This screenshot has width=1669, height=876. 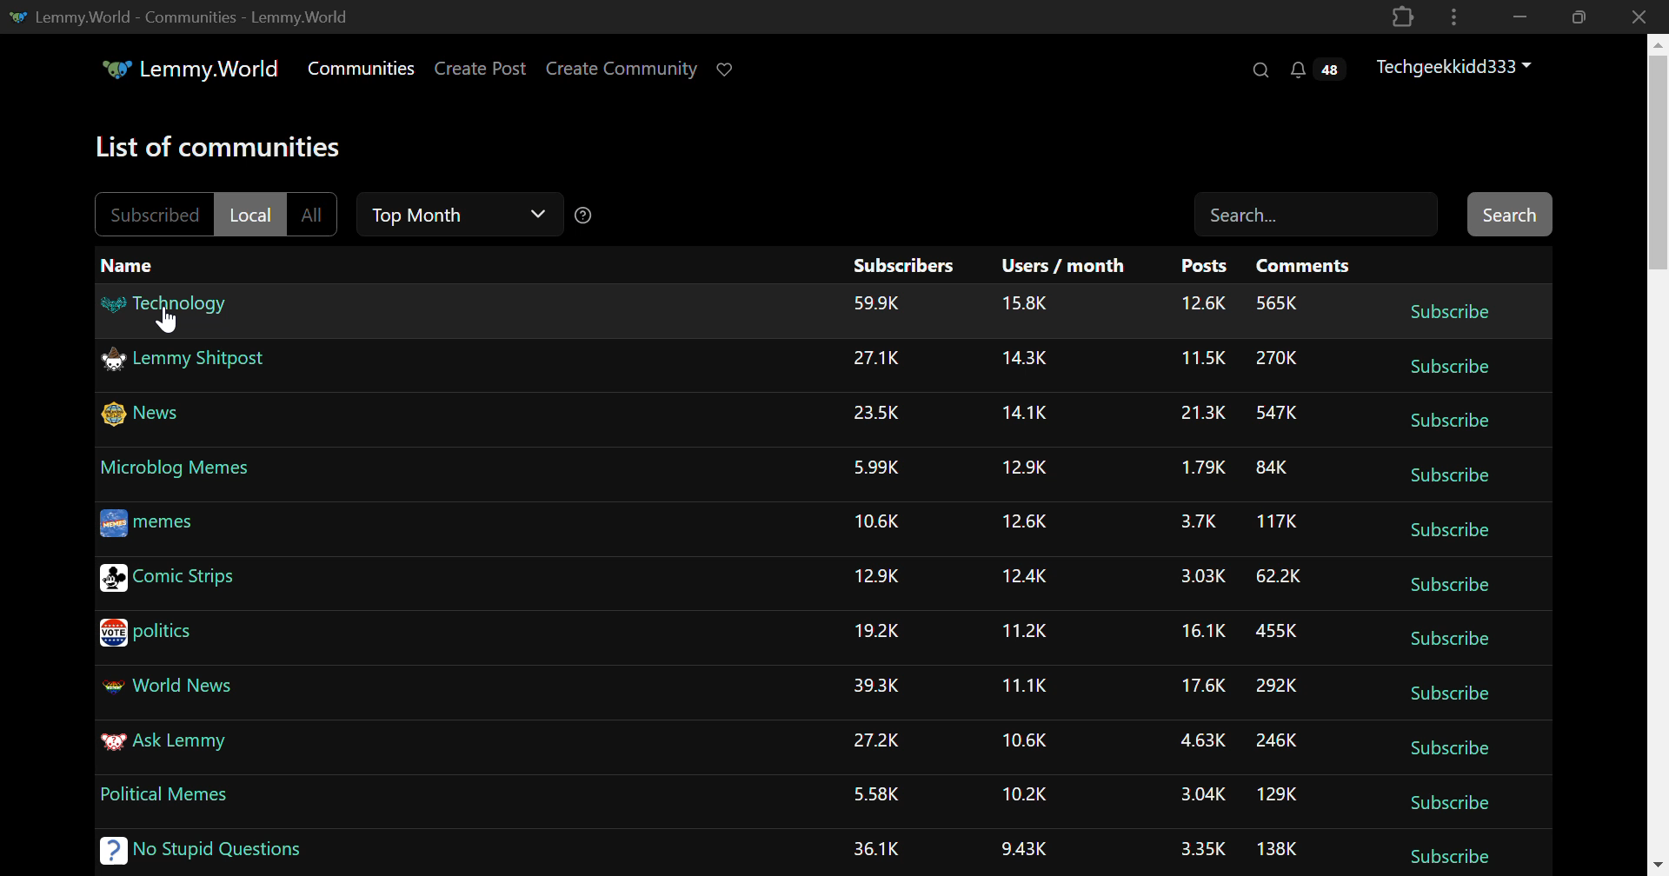 What do you see at coordinates (1022, 740) in the screenshot?
I see `10.6K` at bounding box center [1022, 740].